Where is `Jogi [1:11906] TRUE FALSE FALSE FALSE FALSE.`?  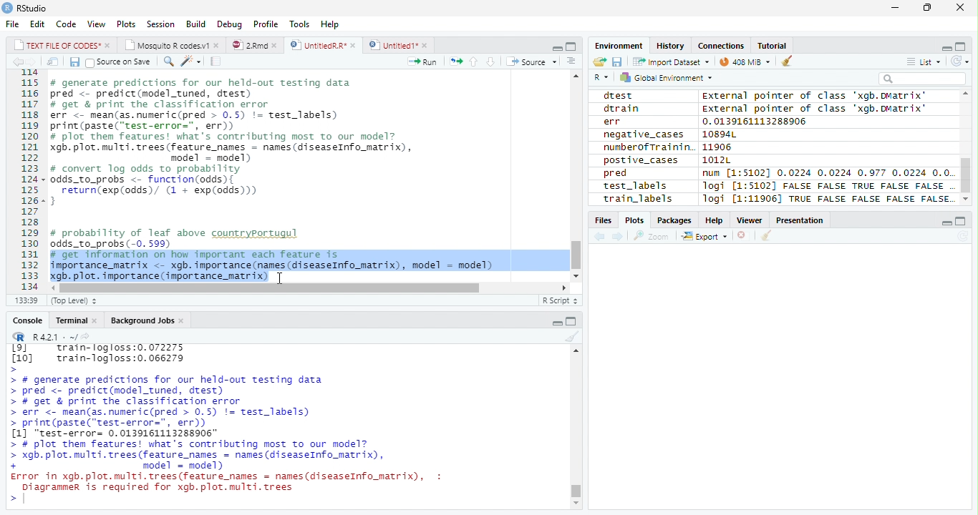 Jogi [1:11906] TRUE FALSE FALSE FALSE FALSE. is located at coordinates (827, 199).